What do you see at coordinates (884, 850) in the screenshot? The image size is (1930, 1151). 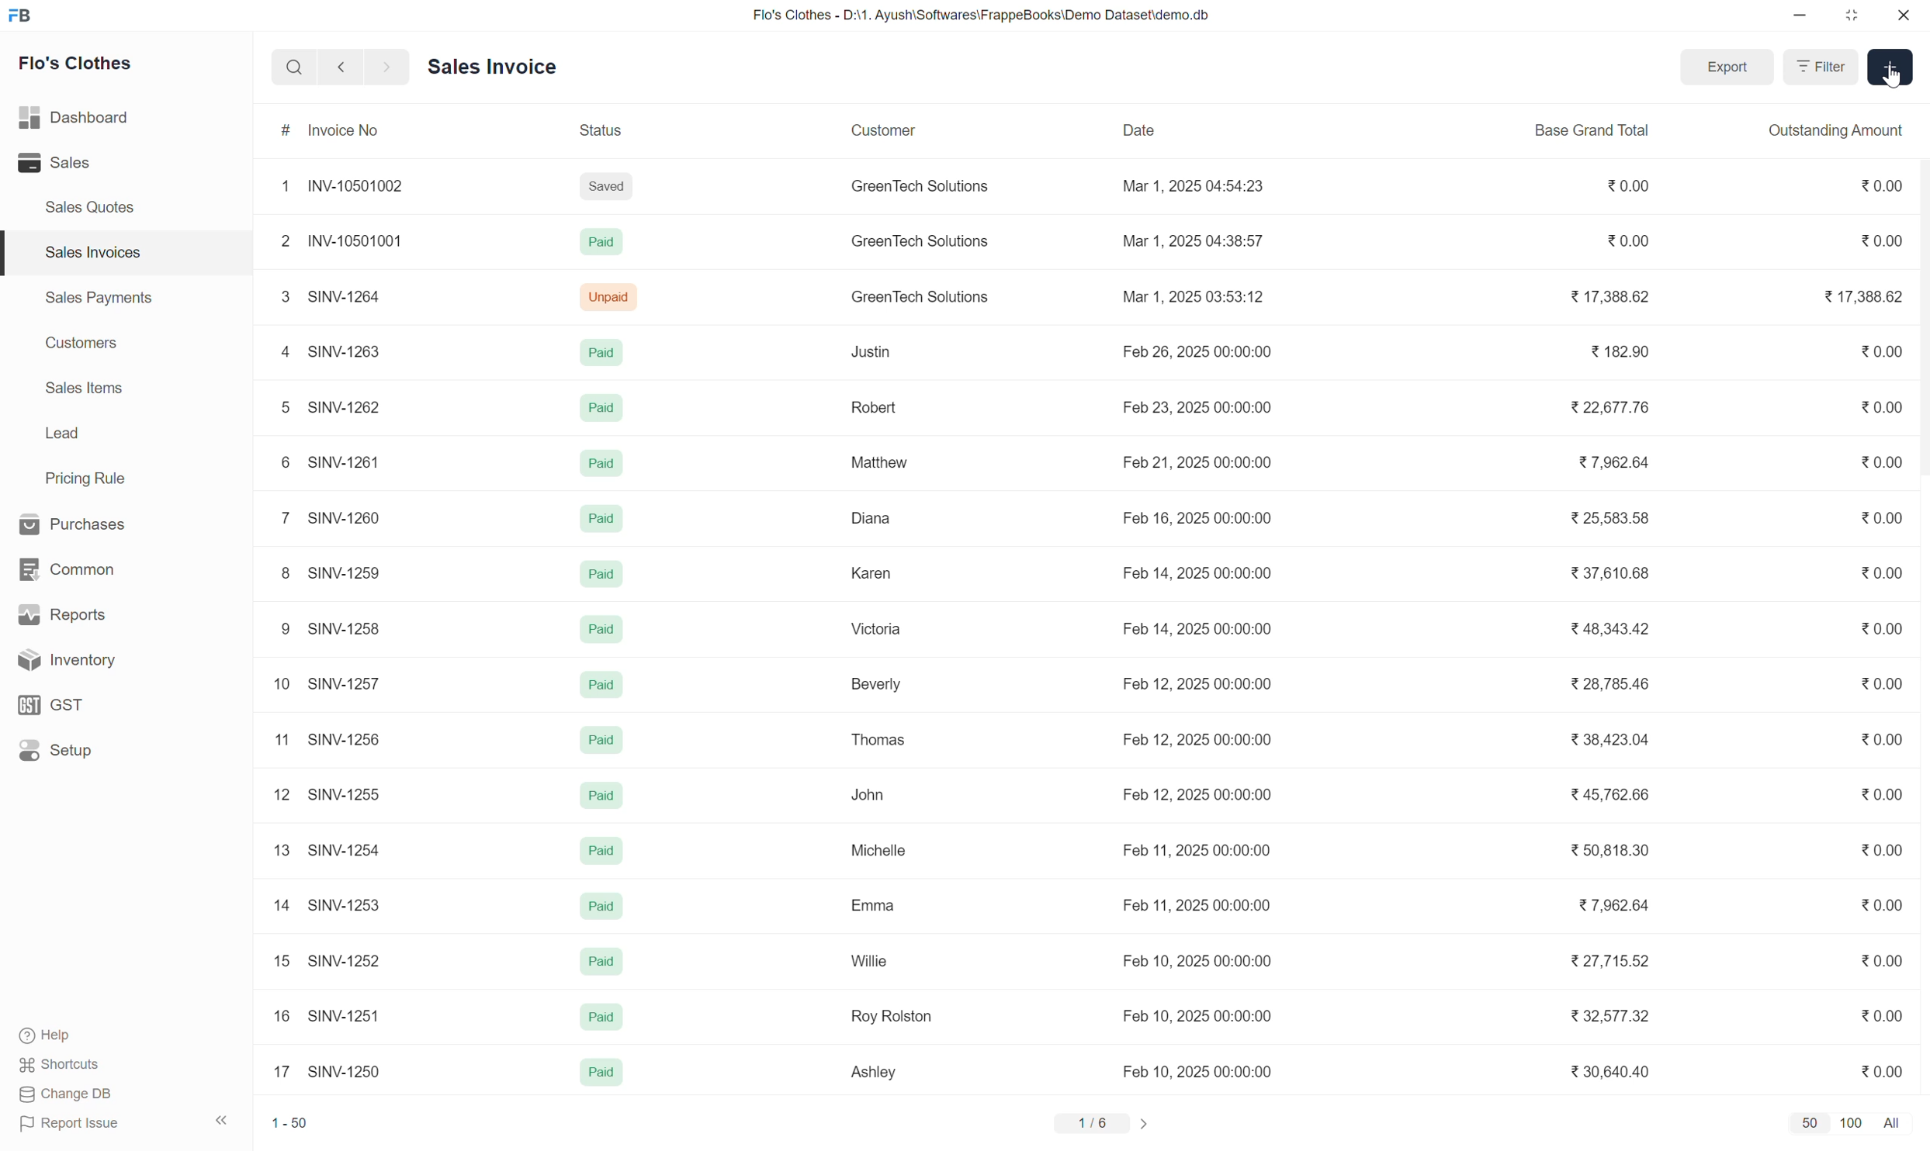 I see `Michelle` at bounding box center [884, 850].